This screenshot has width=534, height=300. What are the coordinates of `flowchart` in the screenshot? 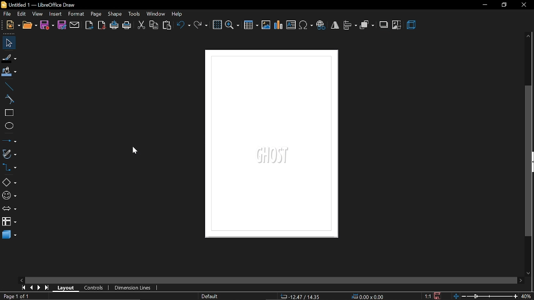 It's located at (9, 221).